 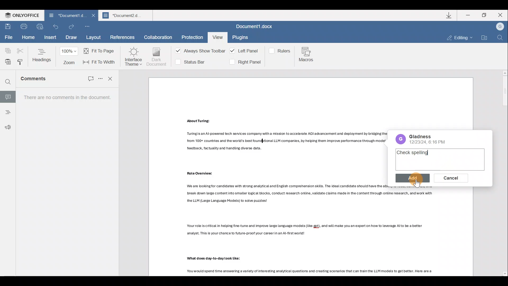 What do you see at coordinates (415, 182) in the screenshot?
I see `Cursor` at bounding box center [415, 182].